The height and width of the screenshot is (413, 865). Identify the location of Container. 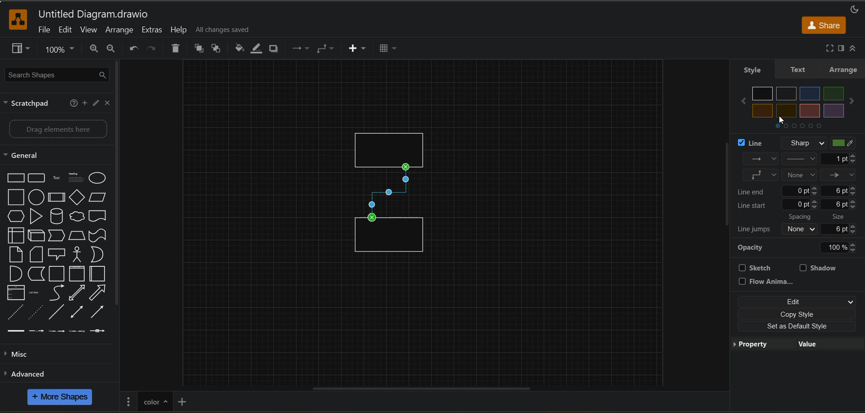
(58, 274).